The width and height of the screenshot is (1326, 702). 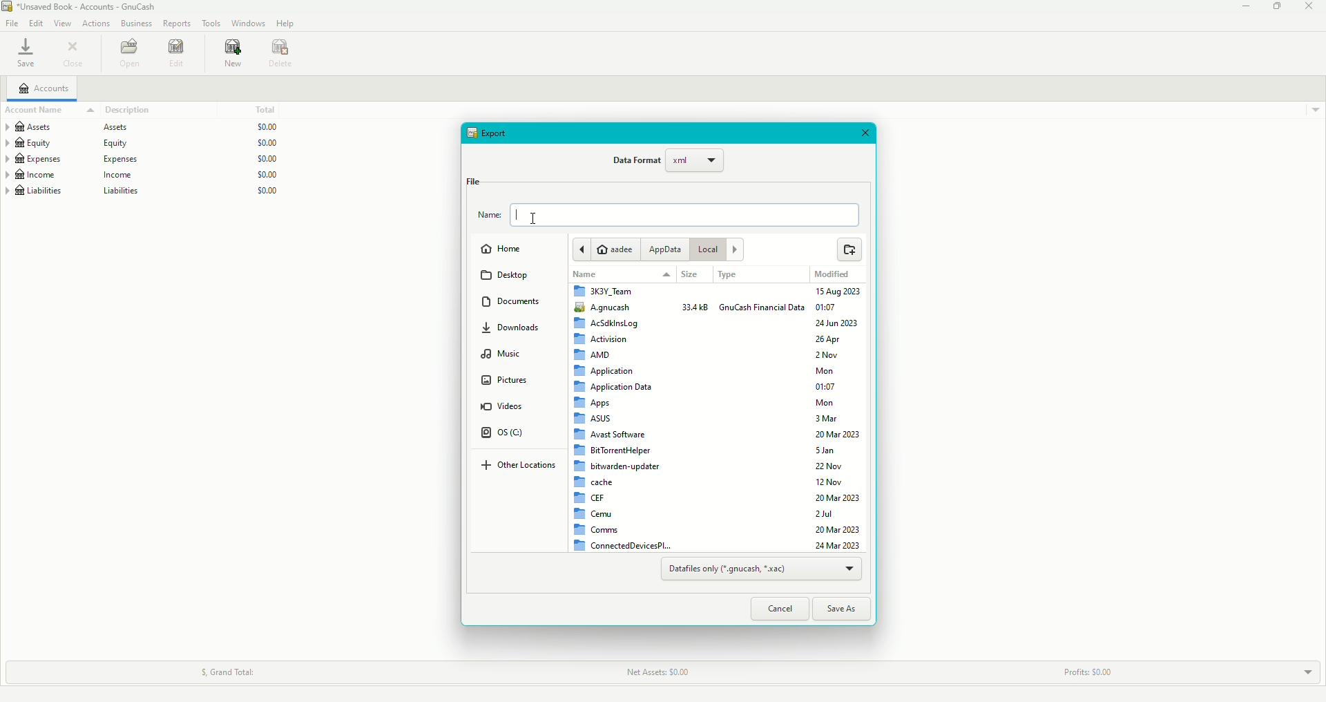 I want to click on Open, so click(x=128, y=54).